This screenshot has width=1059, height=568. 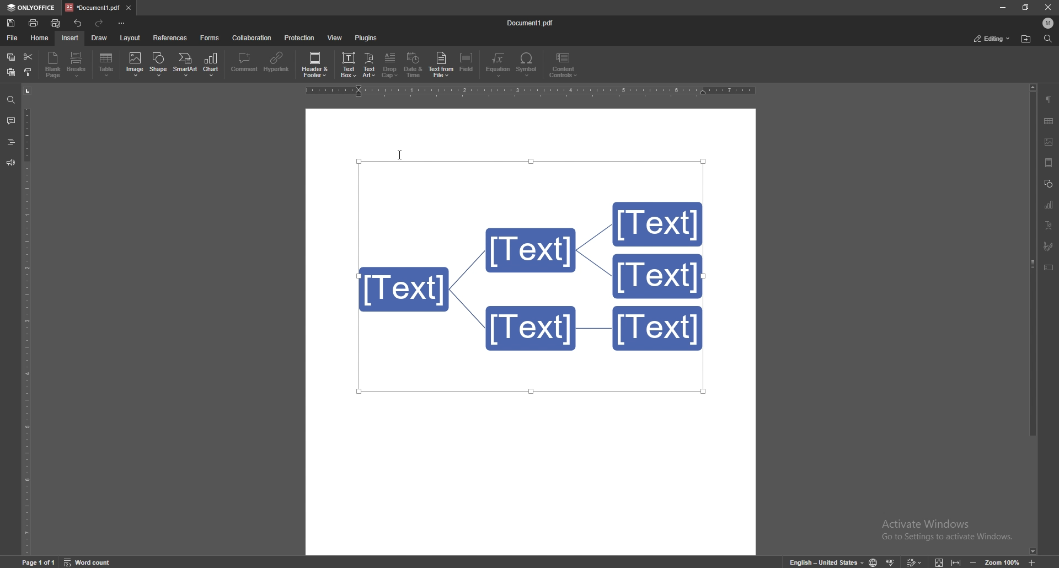 I want to click on table, so click(x=1050, y=120).